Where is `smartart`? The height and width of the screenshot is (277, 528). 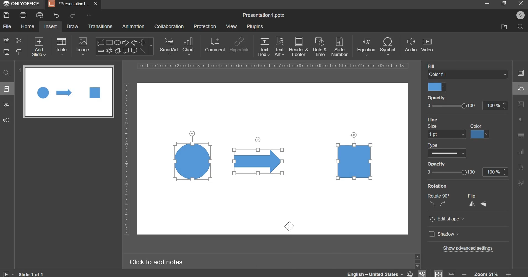 smartart is located at coordinates (169, 45).